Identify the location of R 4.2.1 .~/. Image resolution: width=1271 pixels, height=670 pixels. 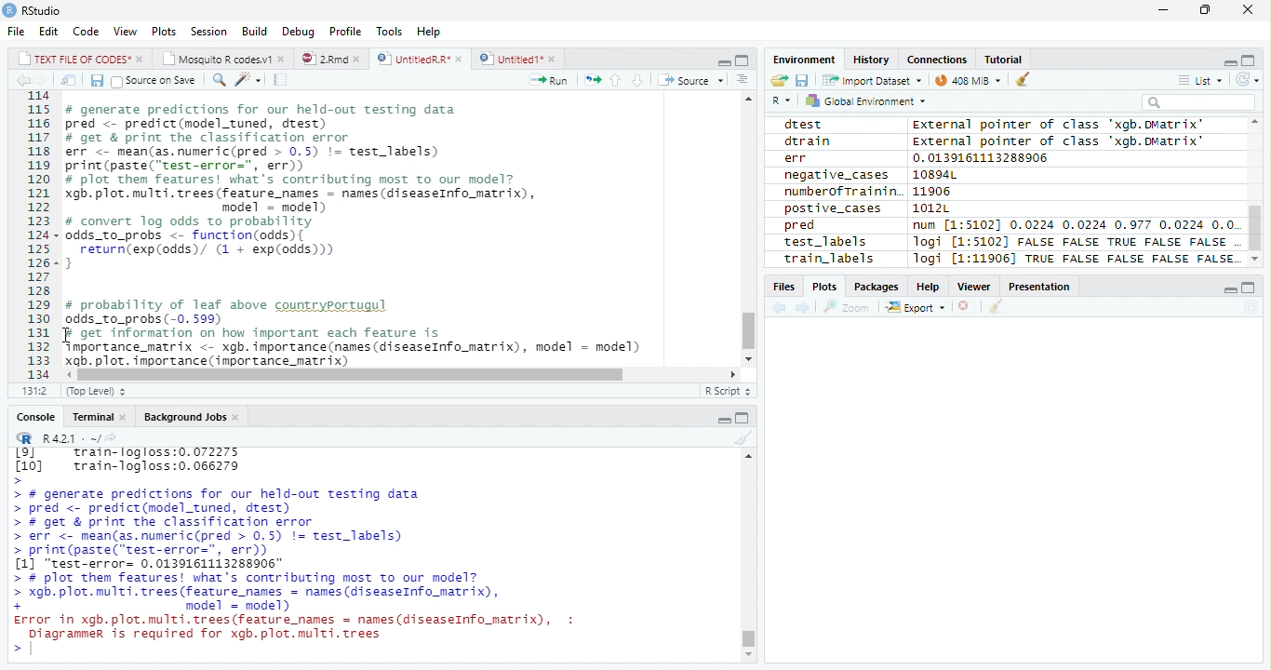
(69, 437).